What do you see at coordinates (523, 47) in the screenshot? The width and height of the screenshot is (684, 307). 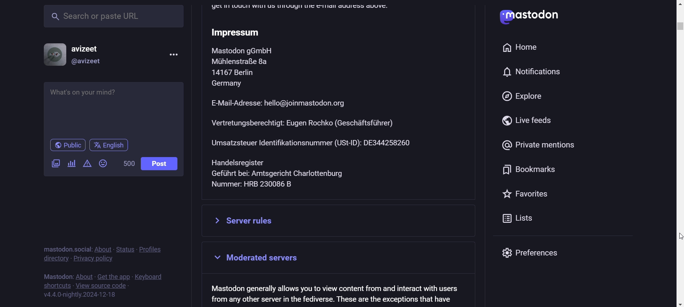 I see `home` at bounding box center [523, 47].